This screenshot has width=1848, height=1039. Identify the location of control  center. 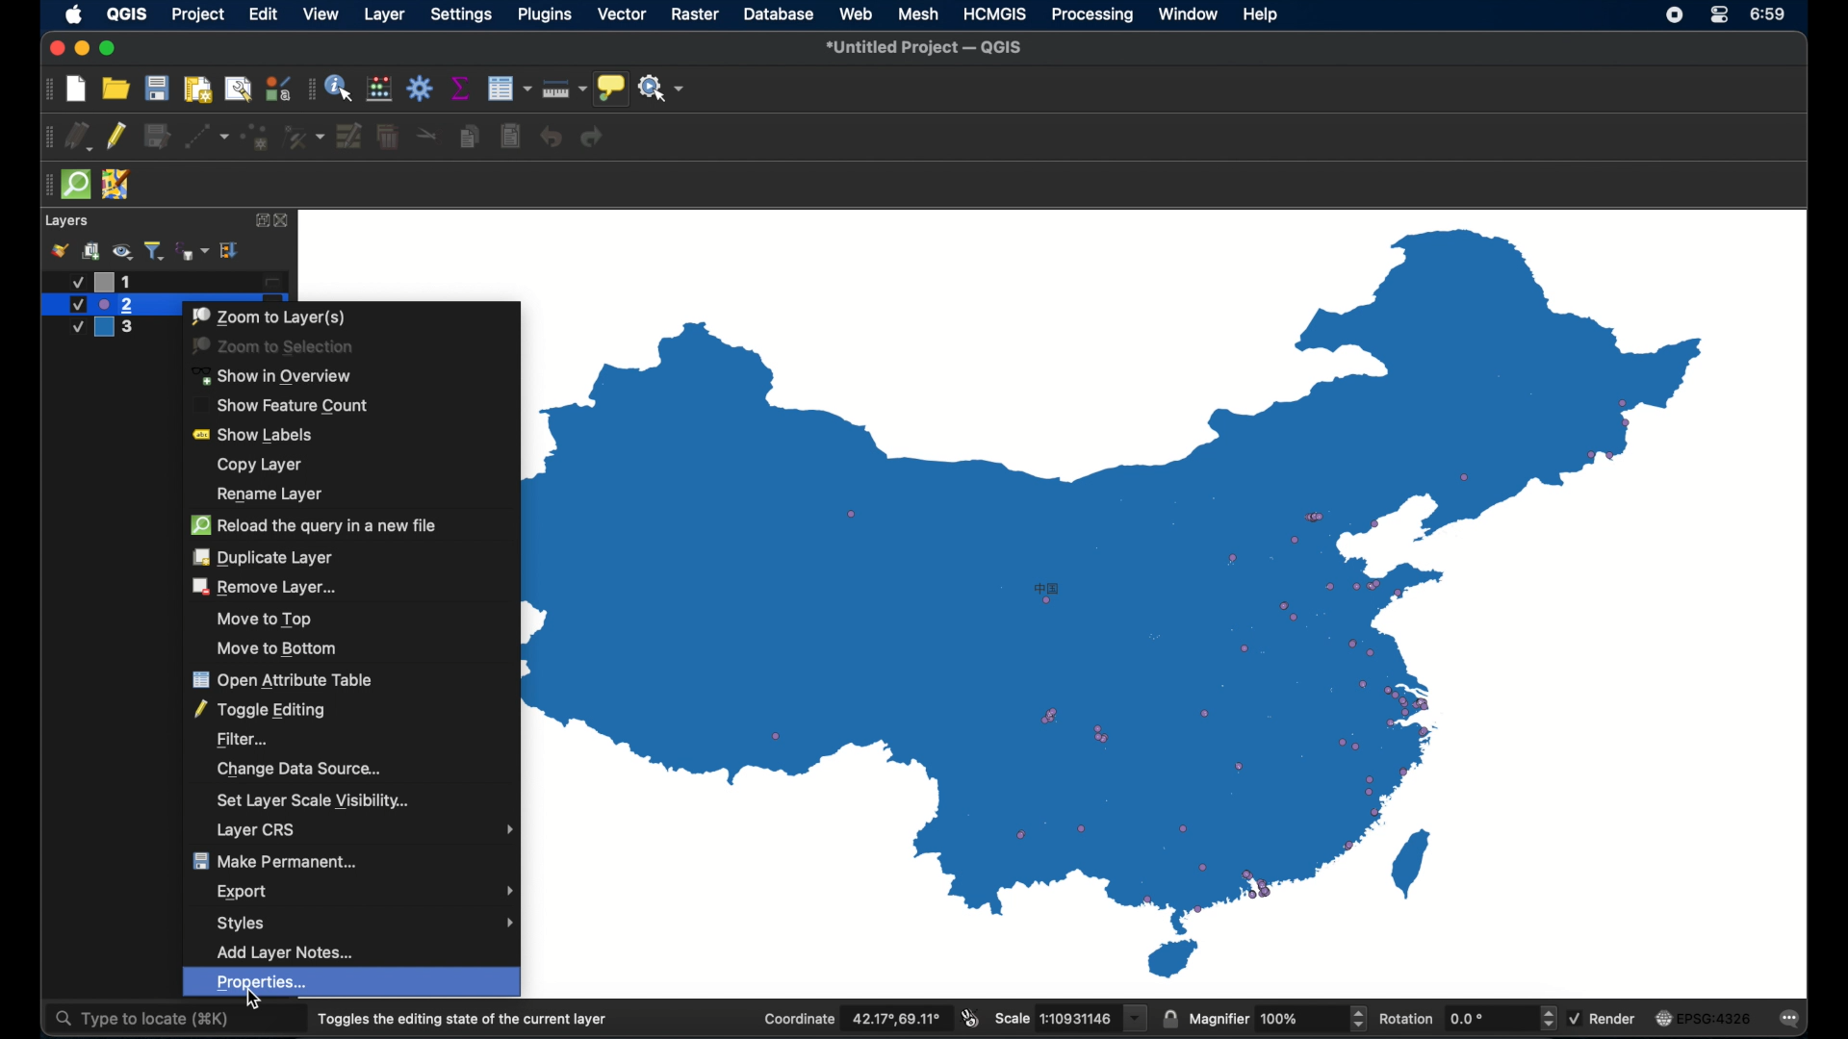
(1672, 16).